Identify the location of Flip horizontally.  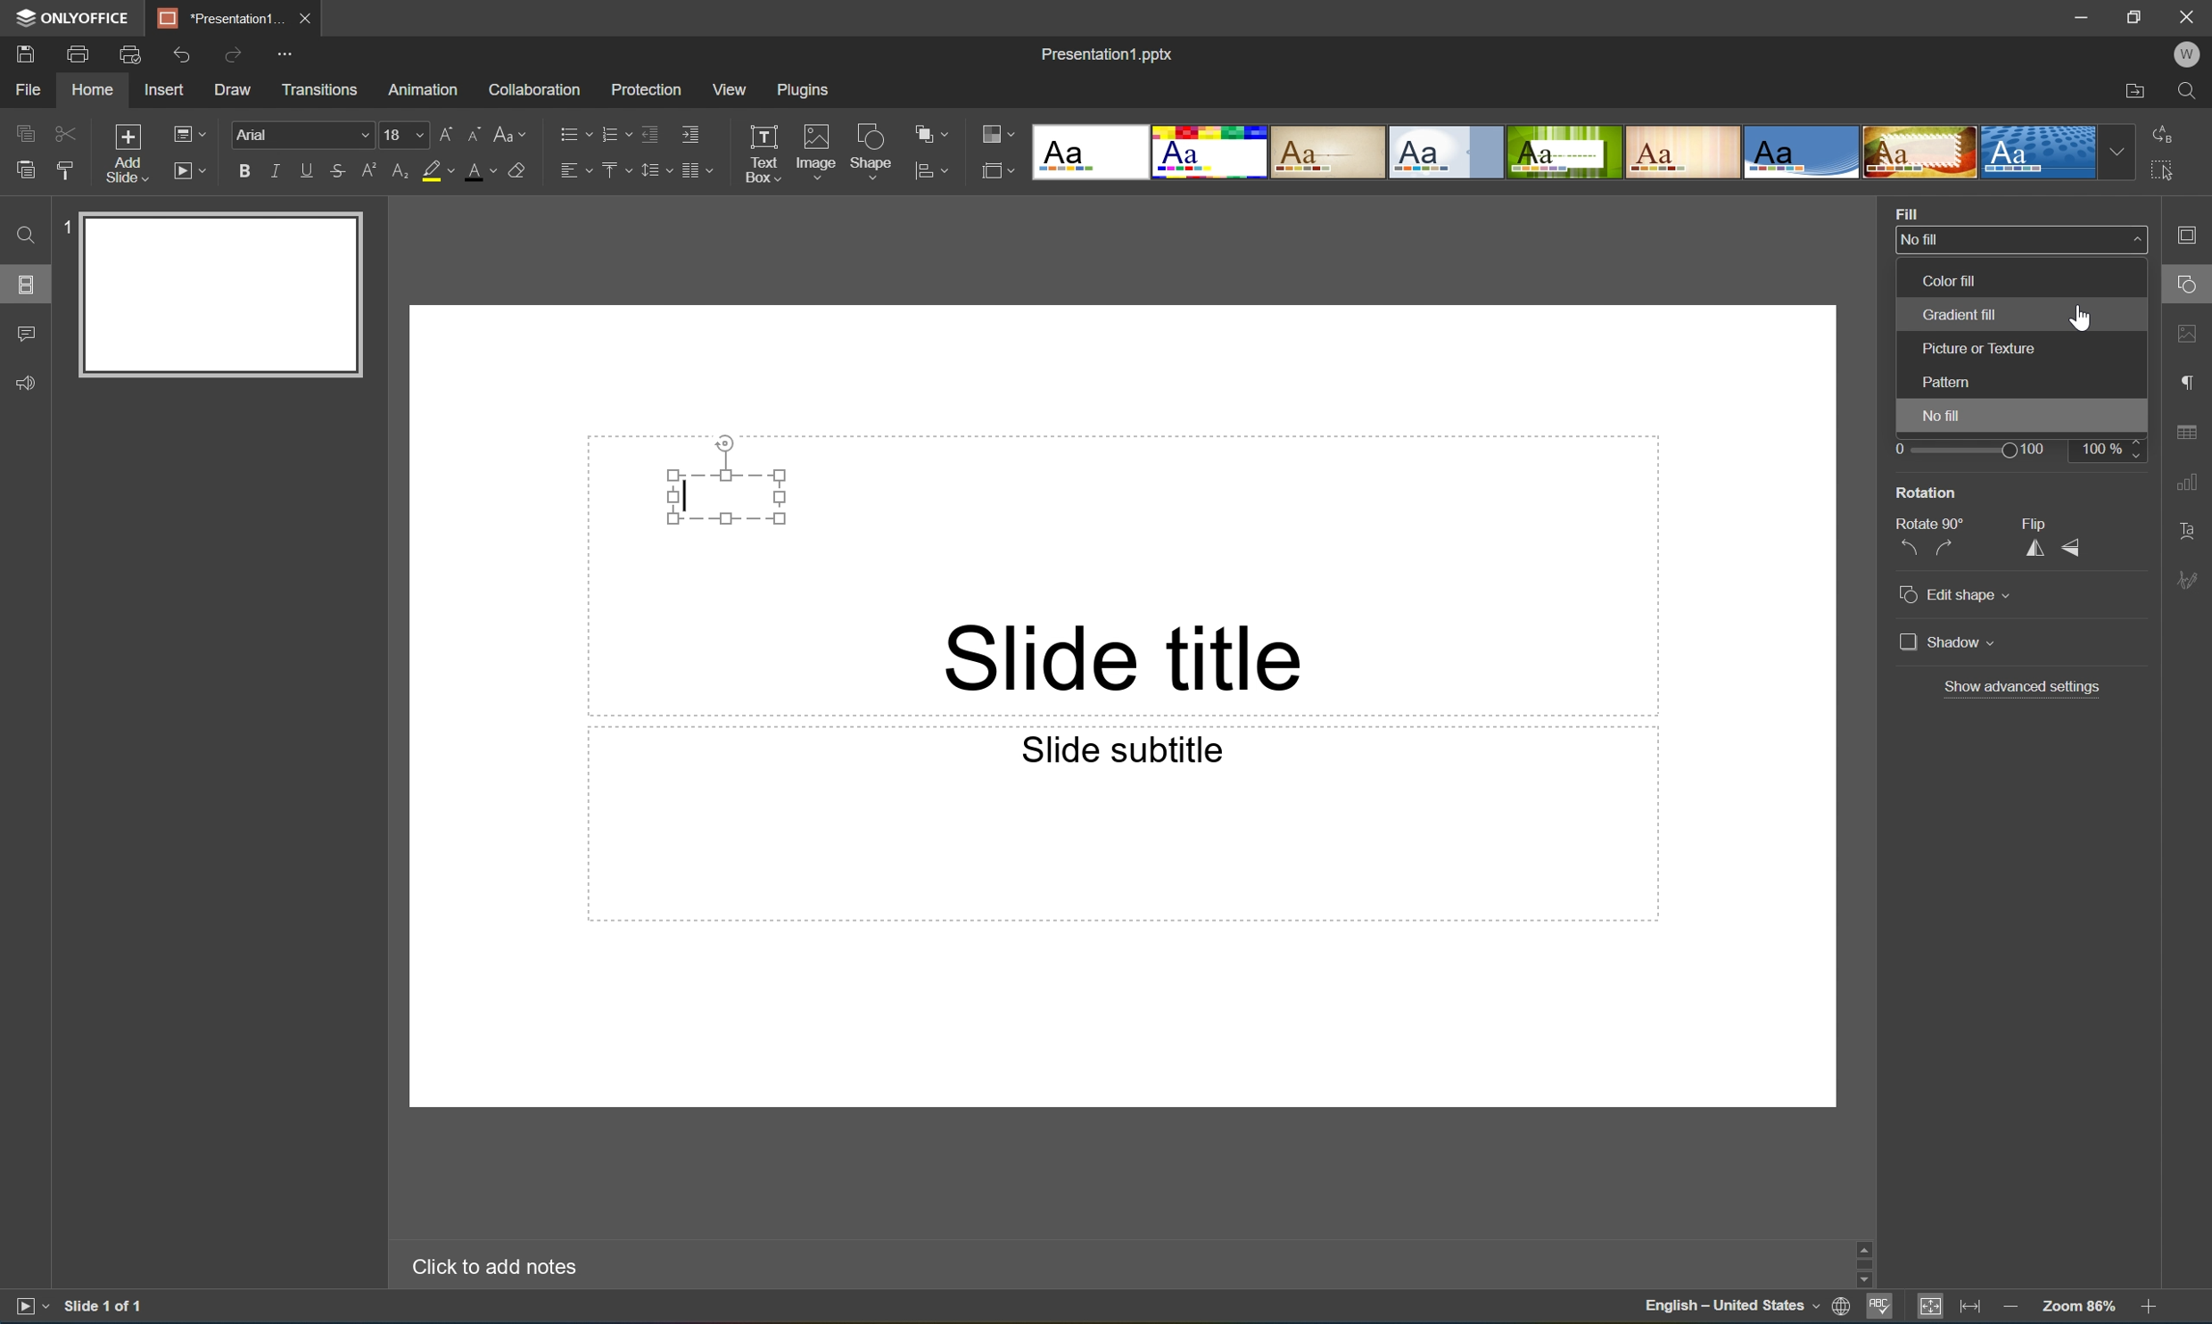
(2034, 550).